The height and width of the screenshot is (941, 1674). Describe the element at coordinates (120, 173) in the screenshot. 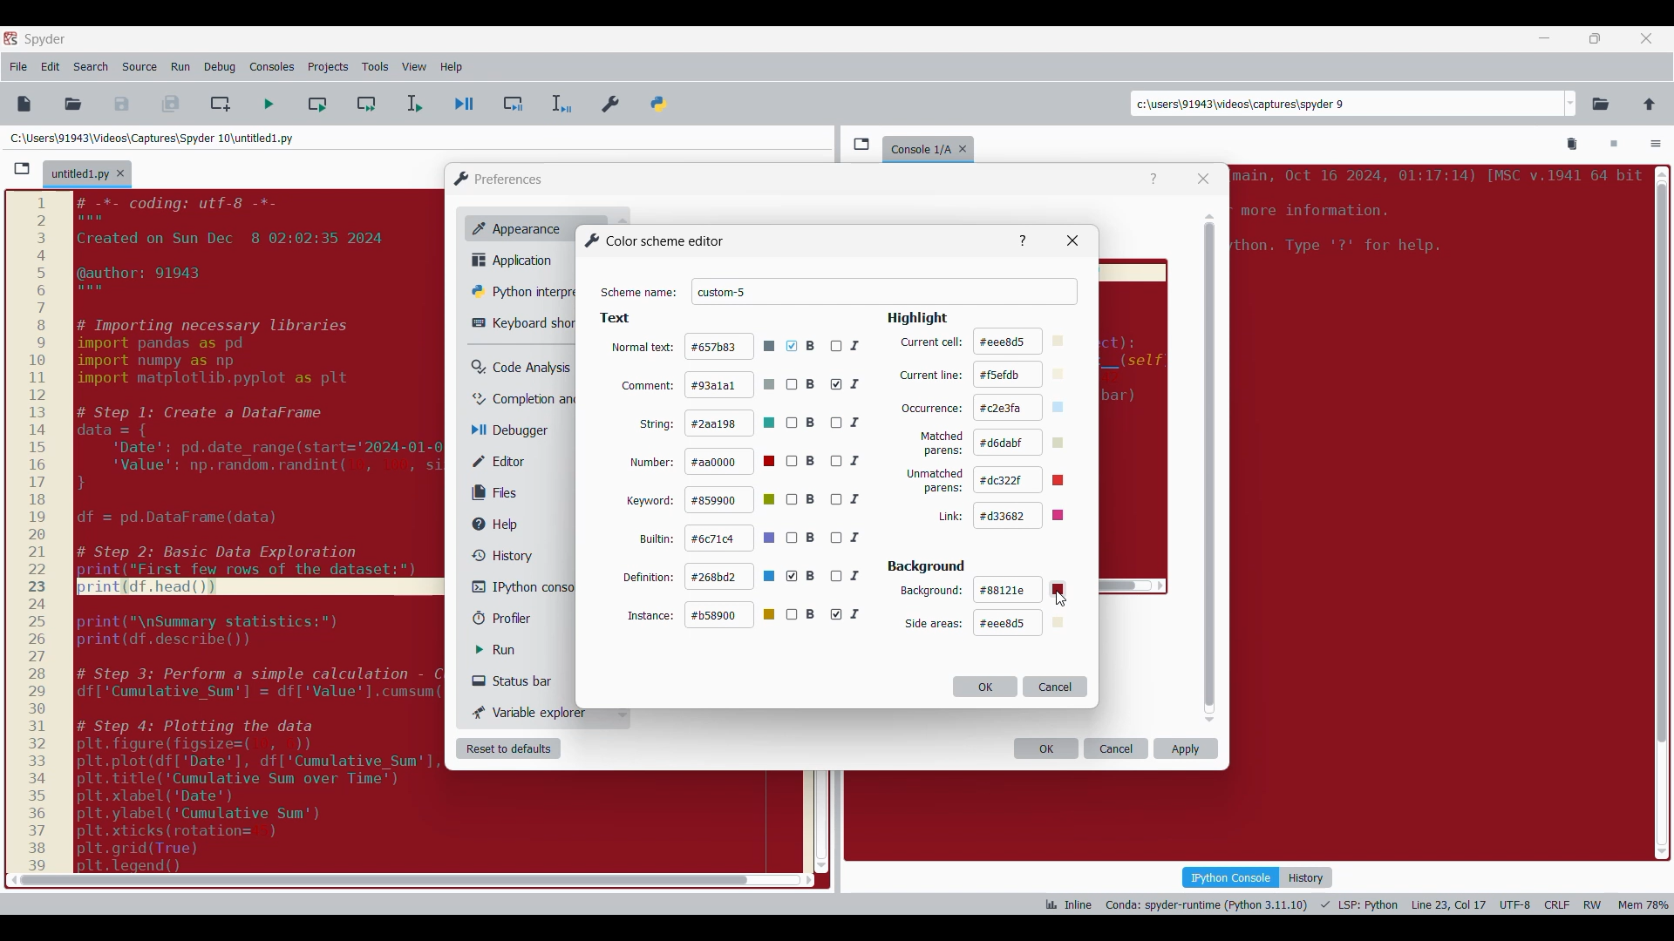

I see `Close tab` at that location.